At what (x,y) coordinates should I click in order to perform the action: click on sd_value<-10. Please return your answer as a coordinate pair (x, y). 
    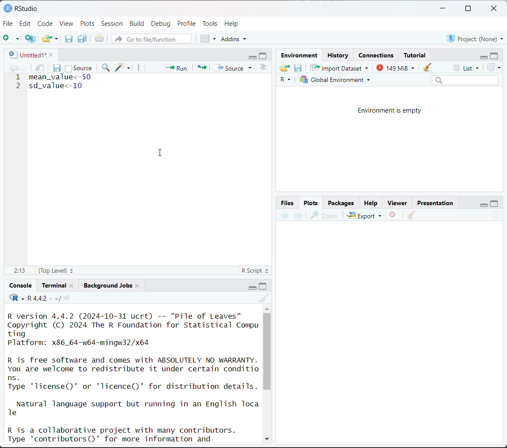
    Looking at the image, I should click on (58, 88).